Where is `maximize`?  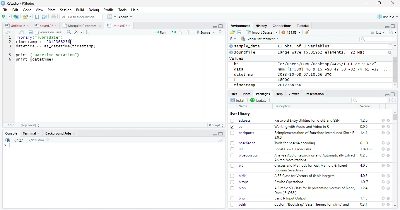 maximize is located at coordinates (379, 3).